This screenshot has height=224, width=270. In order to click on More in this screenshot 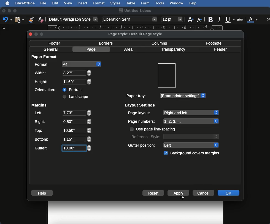, I will do `click(268, 19)`.